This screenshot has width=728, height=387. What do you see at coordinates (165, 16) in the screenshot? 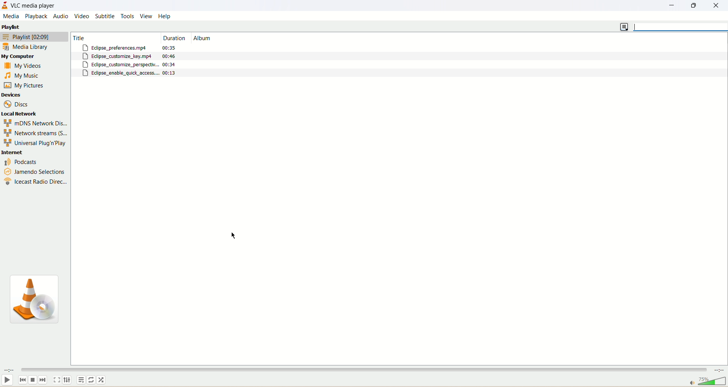
I see `help` at bounding box center [165, 16].